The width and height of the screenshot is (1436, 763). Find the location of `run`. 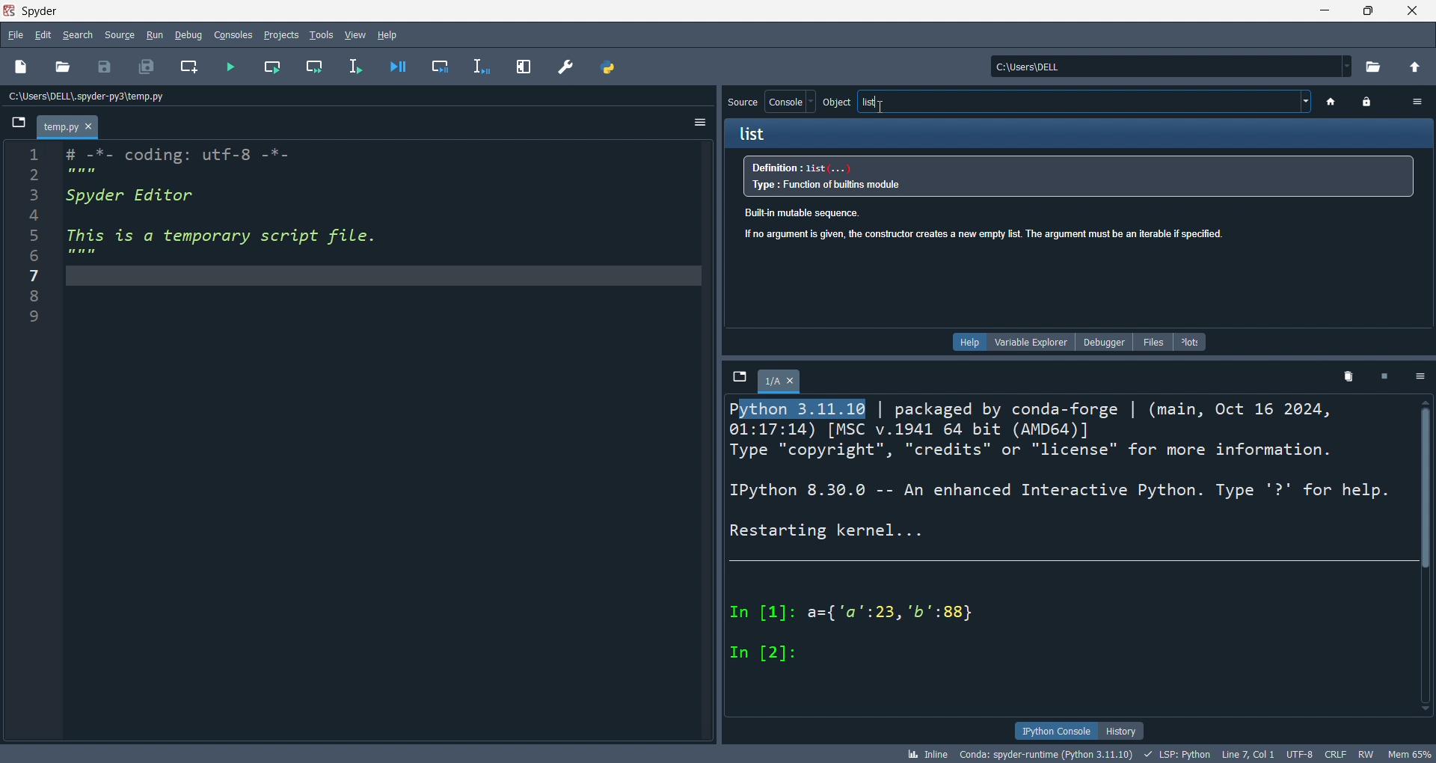

run is located at coordinates (230, 65).